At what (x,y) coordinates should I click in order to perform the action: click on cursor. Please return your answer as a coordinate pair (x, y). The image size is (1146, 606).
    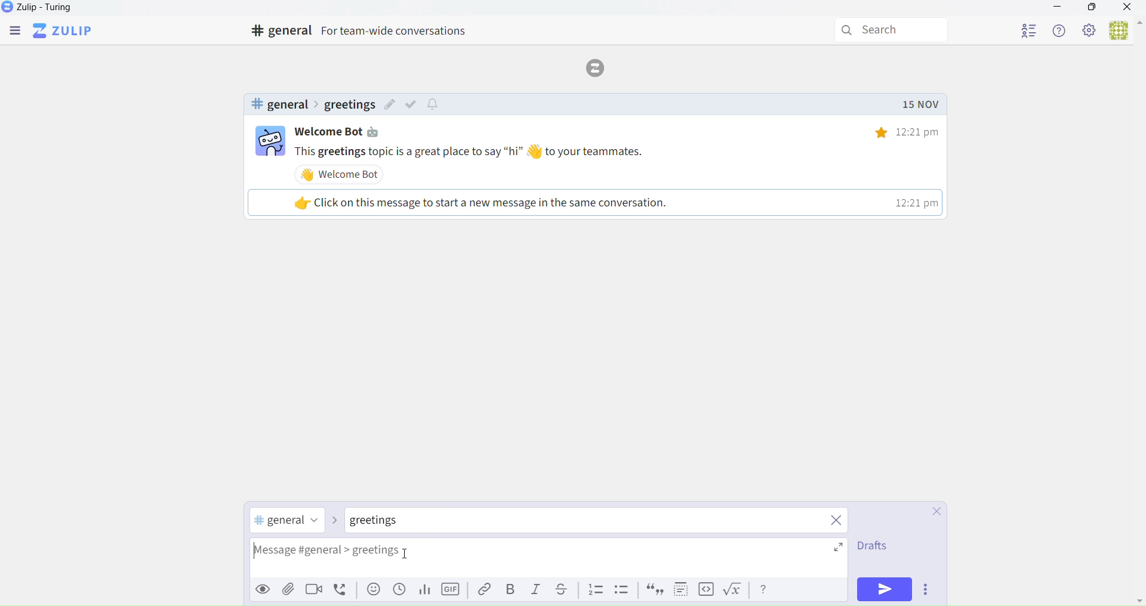
    Looking at the image, I should click on (408, 554).